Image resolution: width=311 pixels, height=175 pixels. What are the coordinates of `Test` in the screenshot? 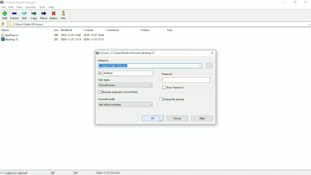 It's located at (24, 16).